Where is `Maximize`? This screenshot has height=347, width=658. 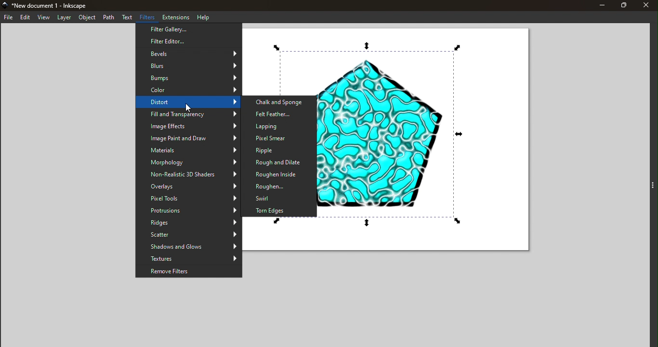
Maximize is located at coordinates (624, 5).